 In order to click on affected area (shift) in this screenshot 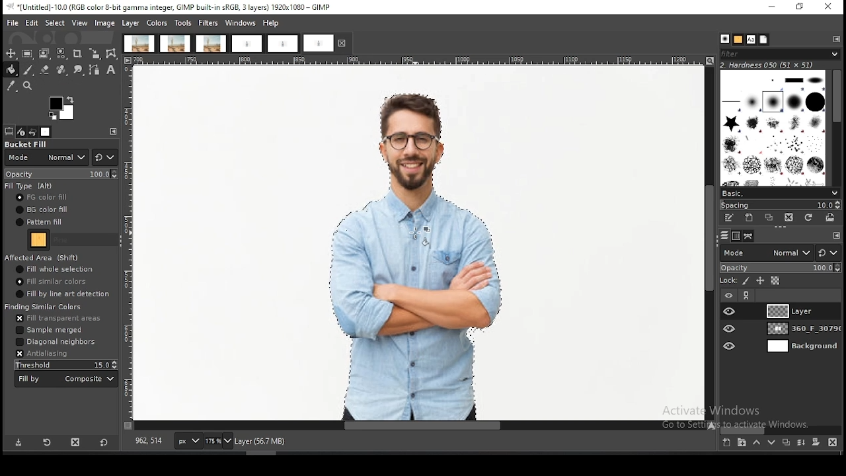, I will do `click(44, 257)`.